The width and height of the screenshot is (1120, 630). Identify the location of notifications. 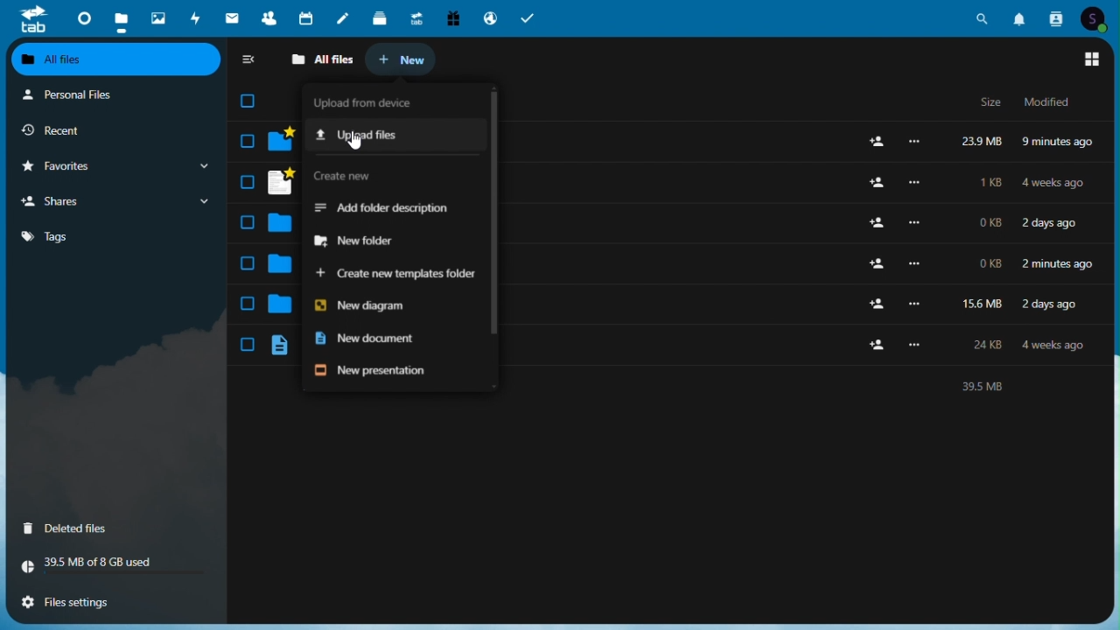
(1023, 17).